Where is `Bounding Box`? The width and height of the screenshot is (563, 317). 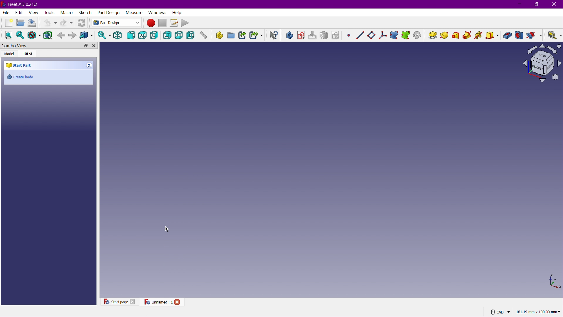
Bounding Box is located at coordinates (48, 36).